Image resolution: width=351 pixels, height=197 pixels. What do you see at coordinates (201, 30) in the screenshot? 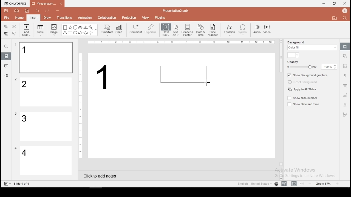
I see `date and time` at bounding box center [201, 30].